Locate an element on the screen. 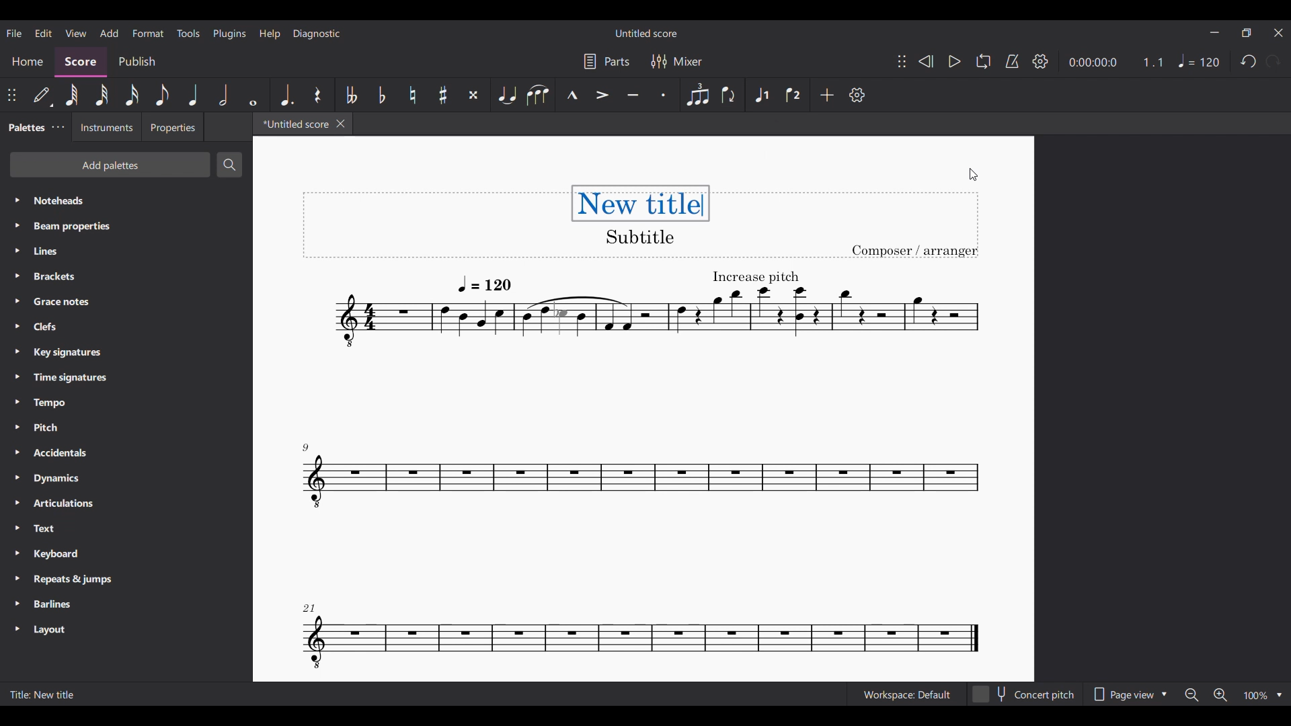 The width and height of the screenshot is (1291, 726). Grace notes is located at coordinates (126, 302).